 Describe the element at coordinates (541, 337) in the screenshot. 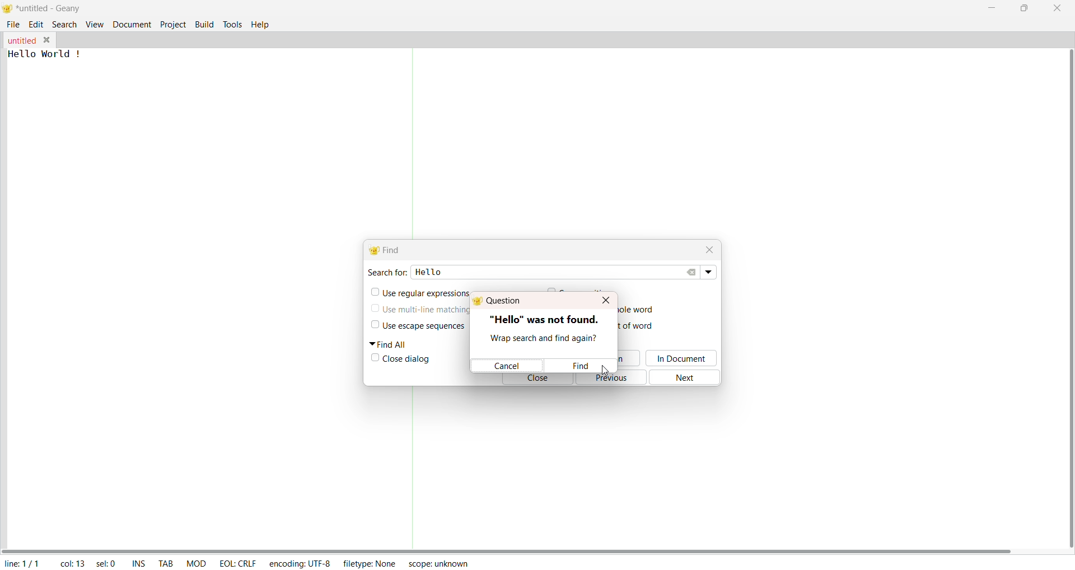

I see `Wrap Search and Find Again` at that location.